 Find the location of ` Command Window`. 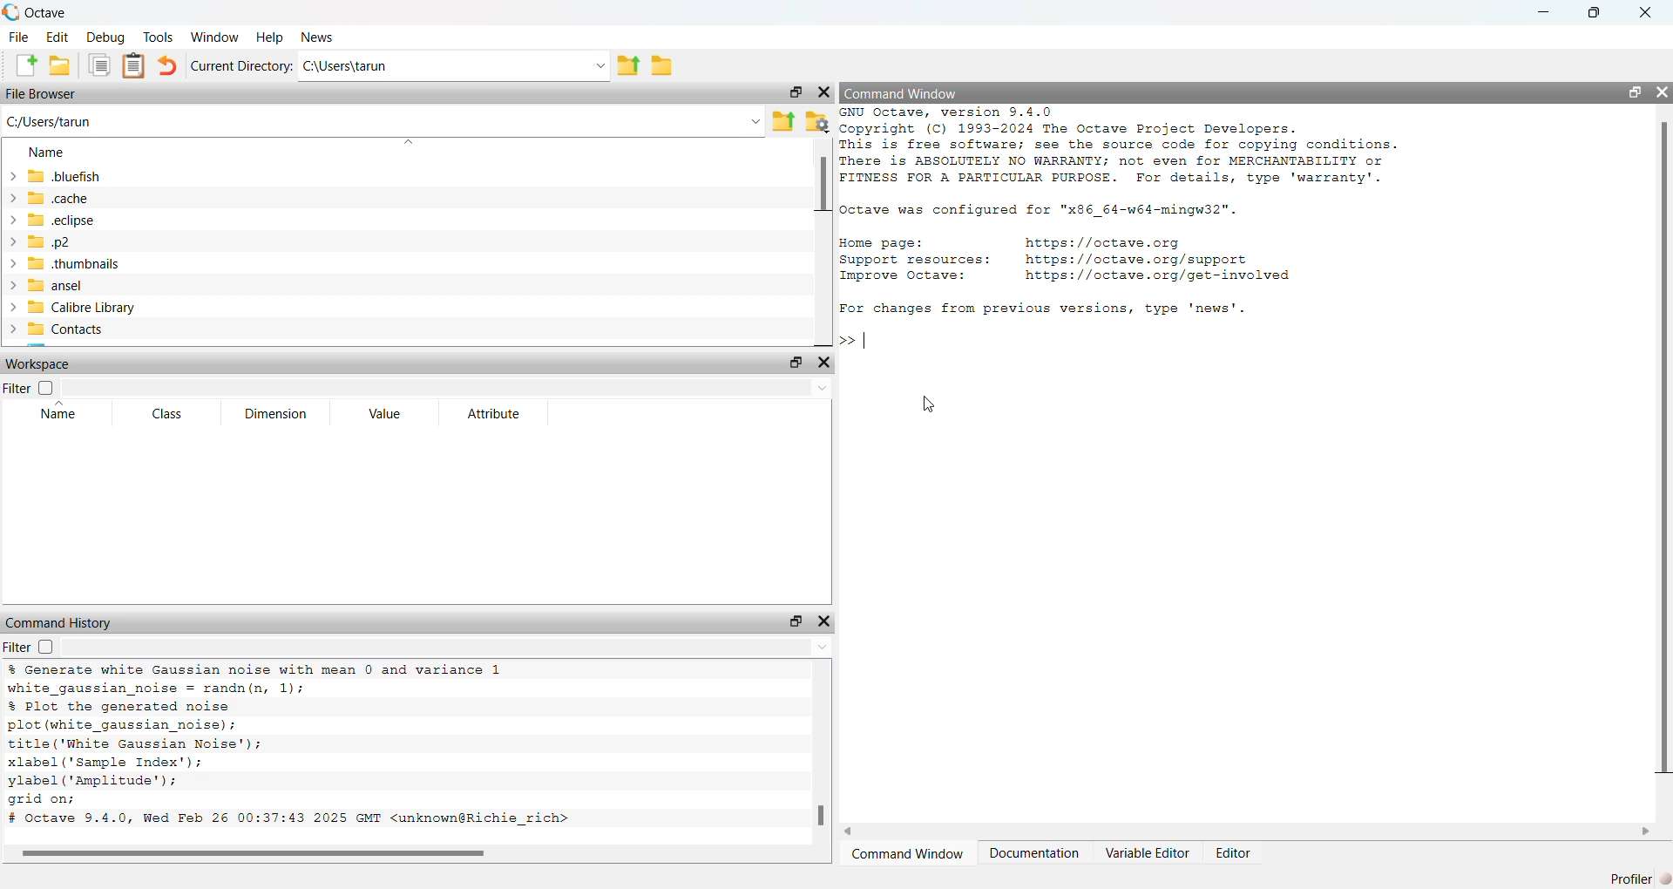

 Command Window is located at coordinates (908, 853).